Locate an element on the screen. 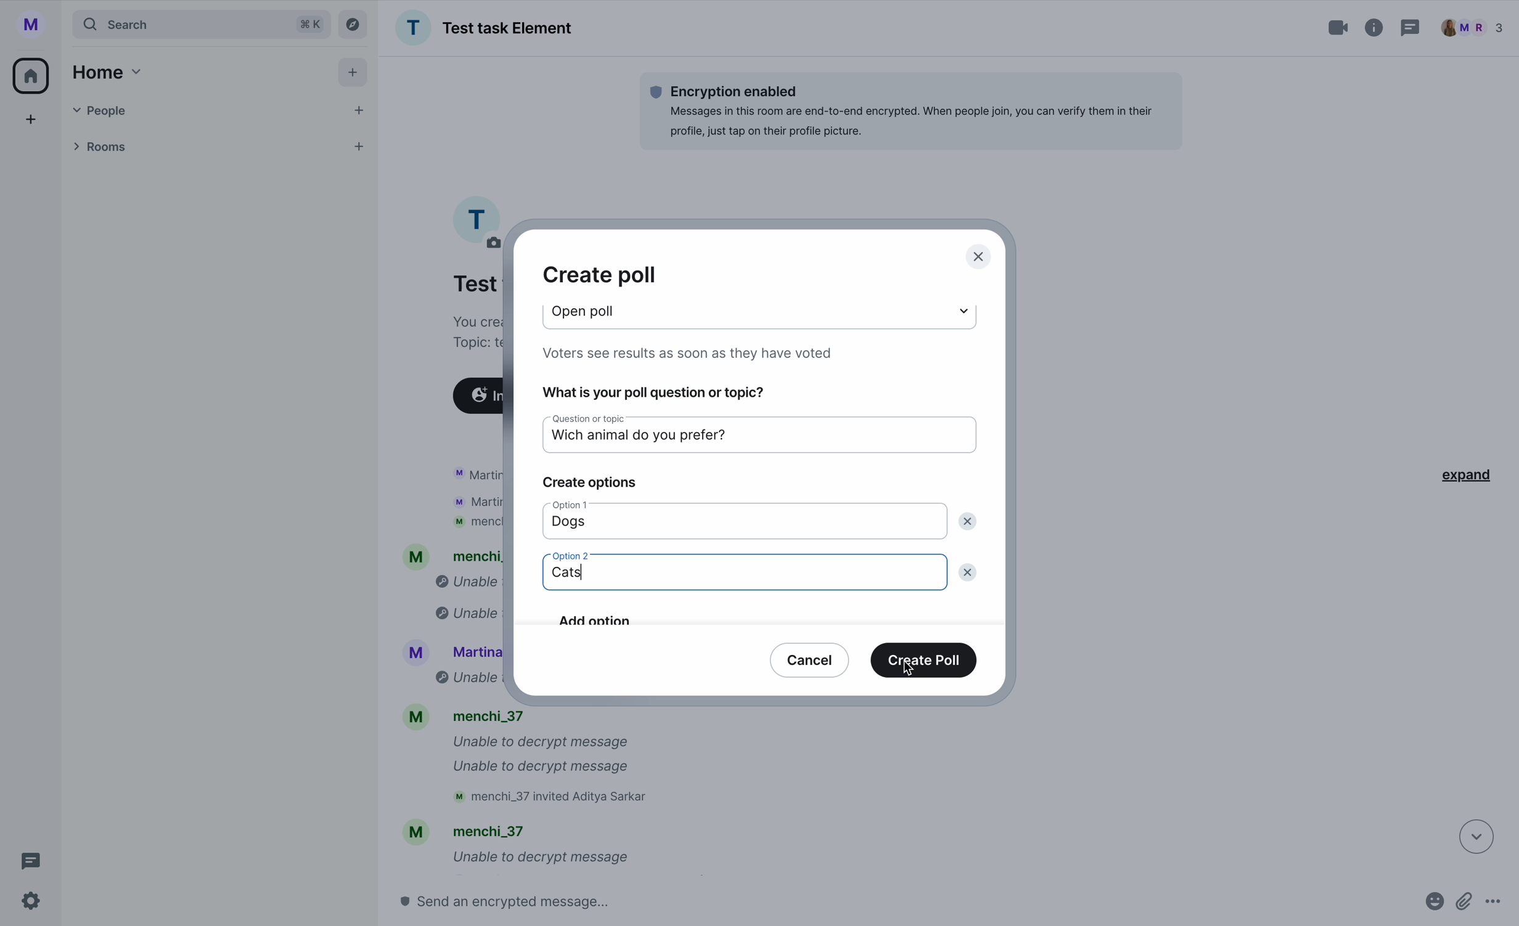 Image resolution: width=1519 pixels, height=926 pixels. attach files is located at coordinates (1466, 906).